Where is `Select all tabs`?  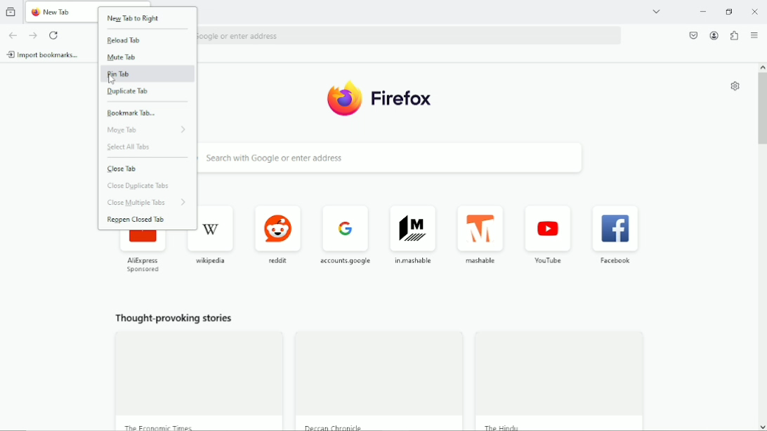
Select all tabs is located at coordinates (134, 148).